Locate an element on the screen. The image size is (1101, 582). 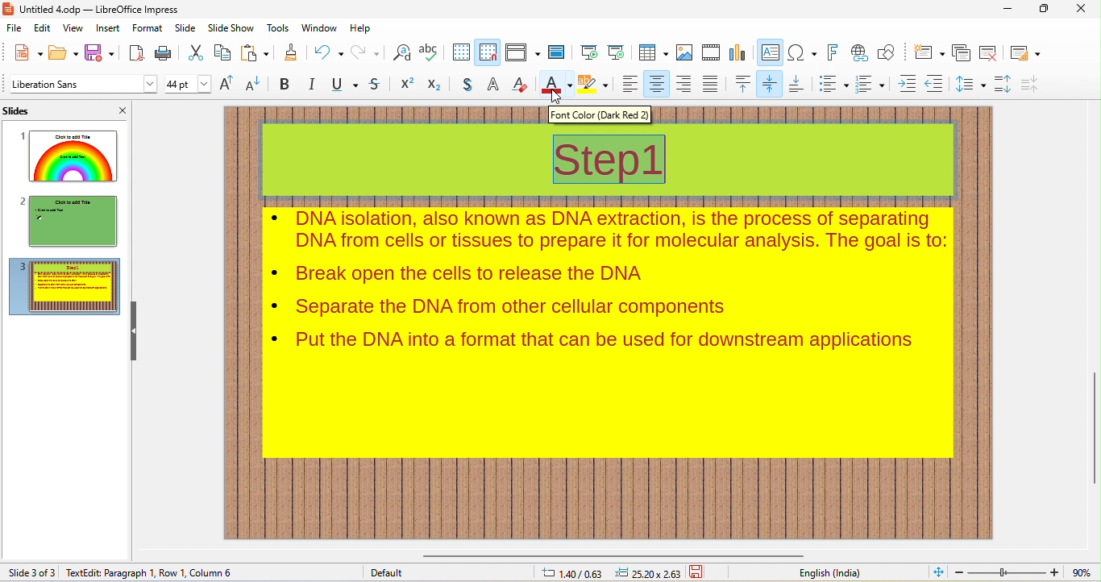
shadow is located at coordinates (468, 85).